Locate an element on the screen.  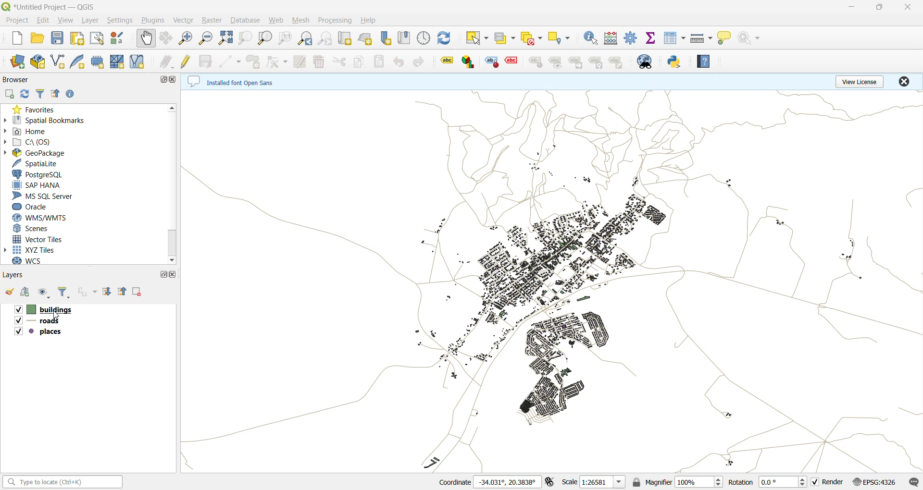
coordinates is located at coordinates (489, 482).